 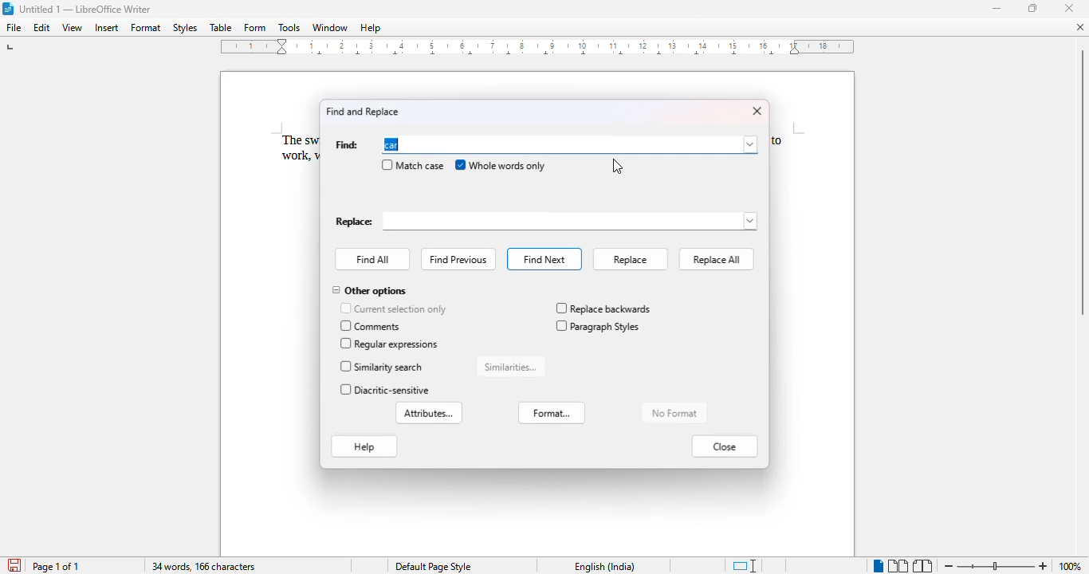 What do you see at coordinates (7, 8) in the screenshot?
I see `LibreOffice logo` at bounding box center [7, 8].